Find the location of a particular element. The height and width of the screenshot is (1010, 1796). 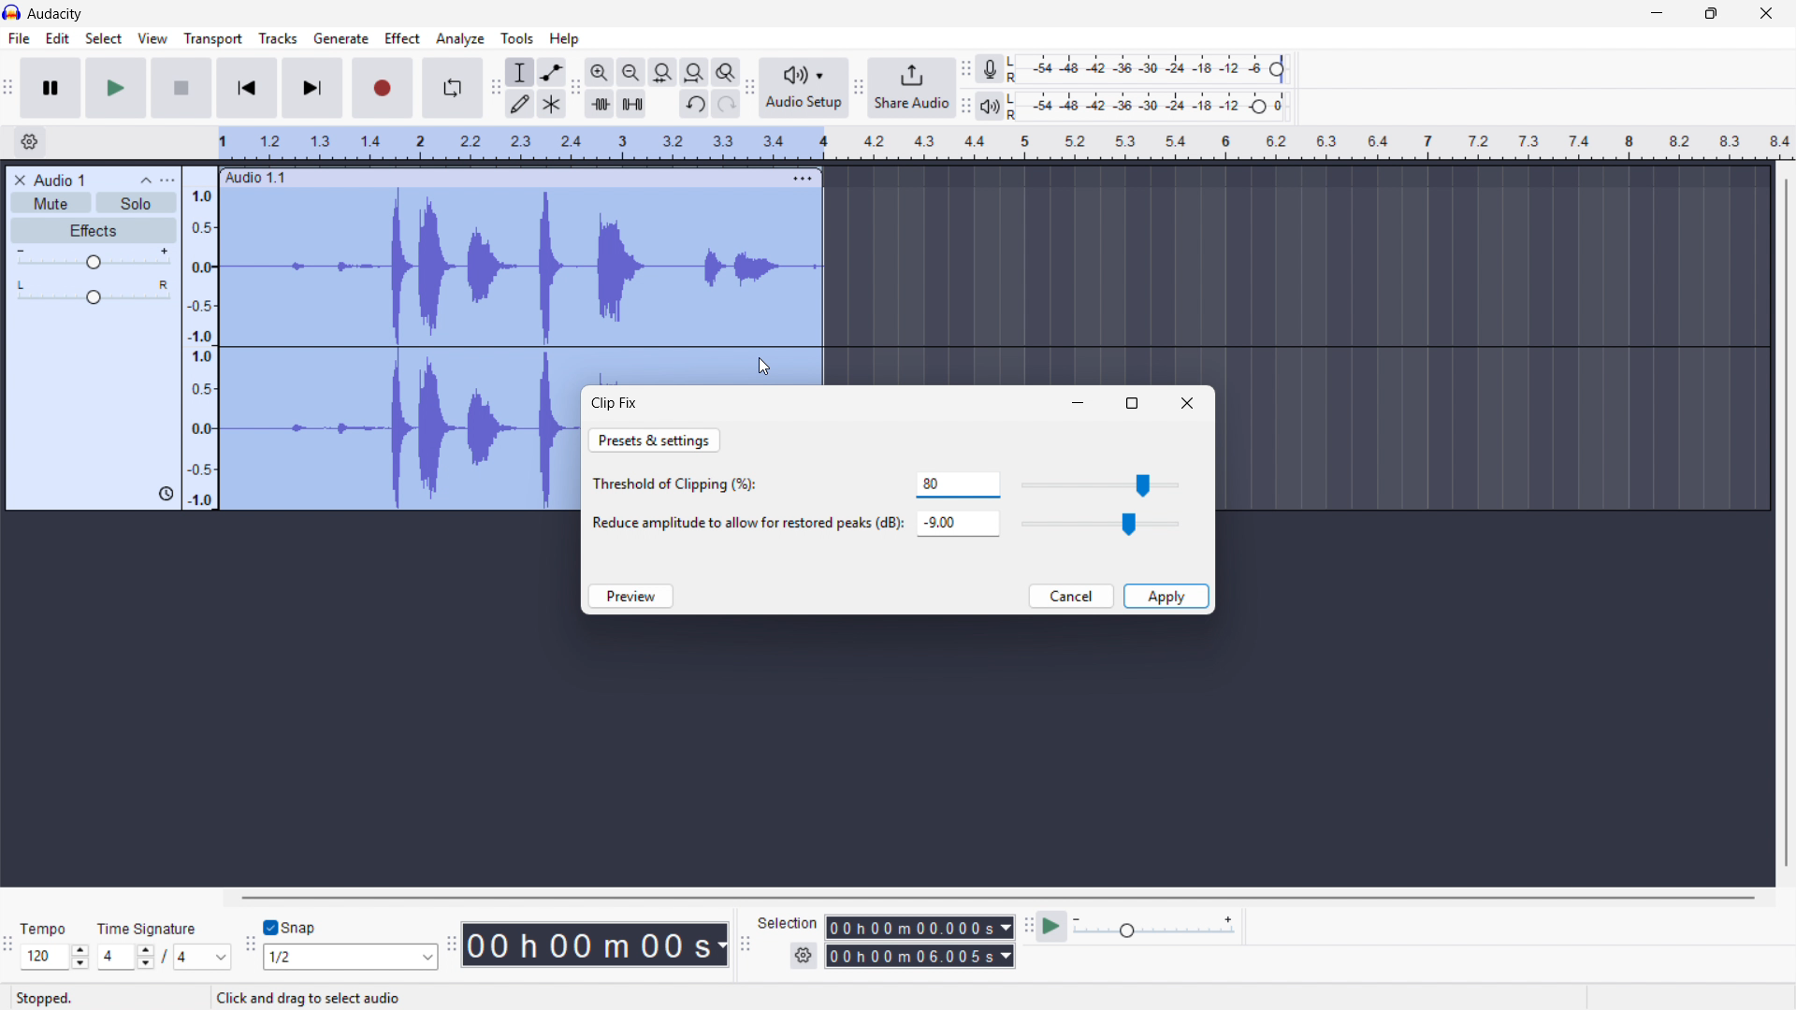

Set time signature is located at coordinates (165, 944).